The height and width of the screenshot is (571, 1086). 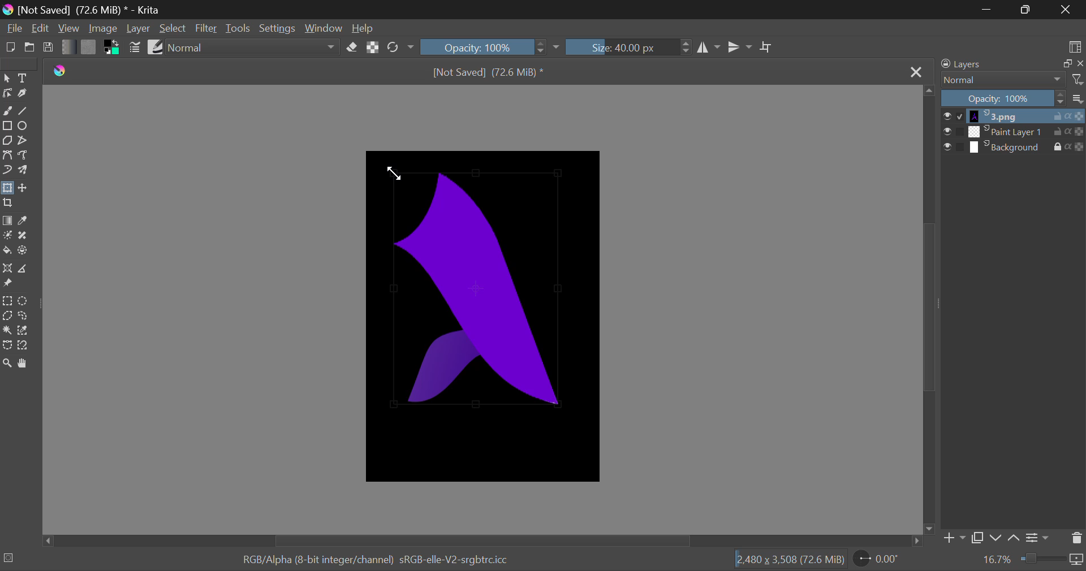 What do you see at coordinates (485, 290) in the screenshot?
I see `Image Selection Edited` at bounding box center [485, 290].